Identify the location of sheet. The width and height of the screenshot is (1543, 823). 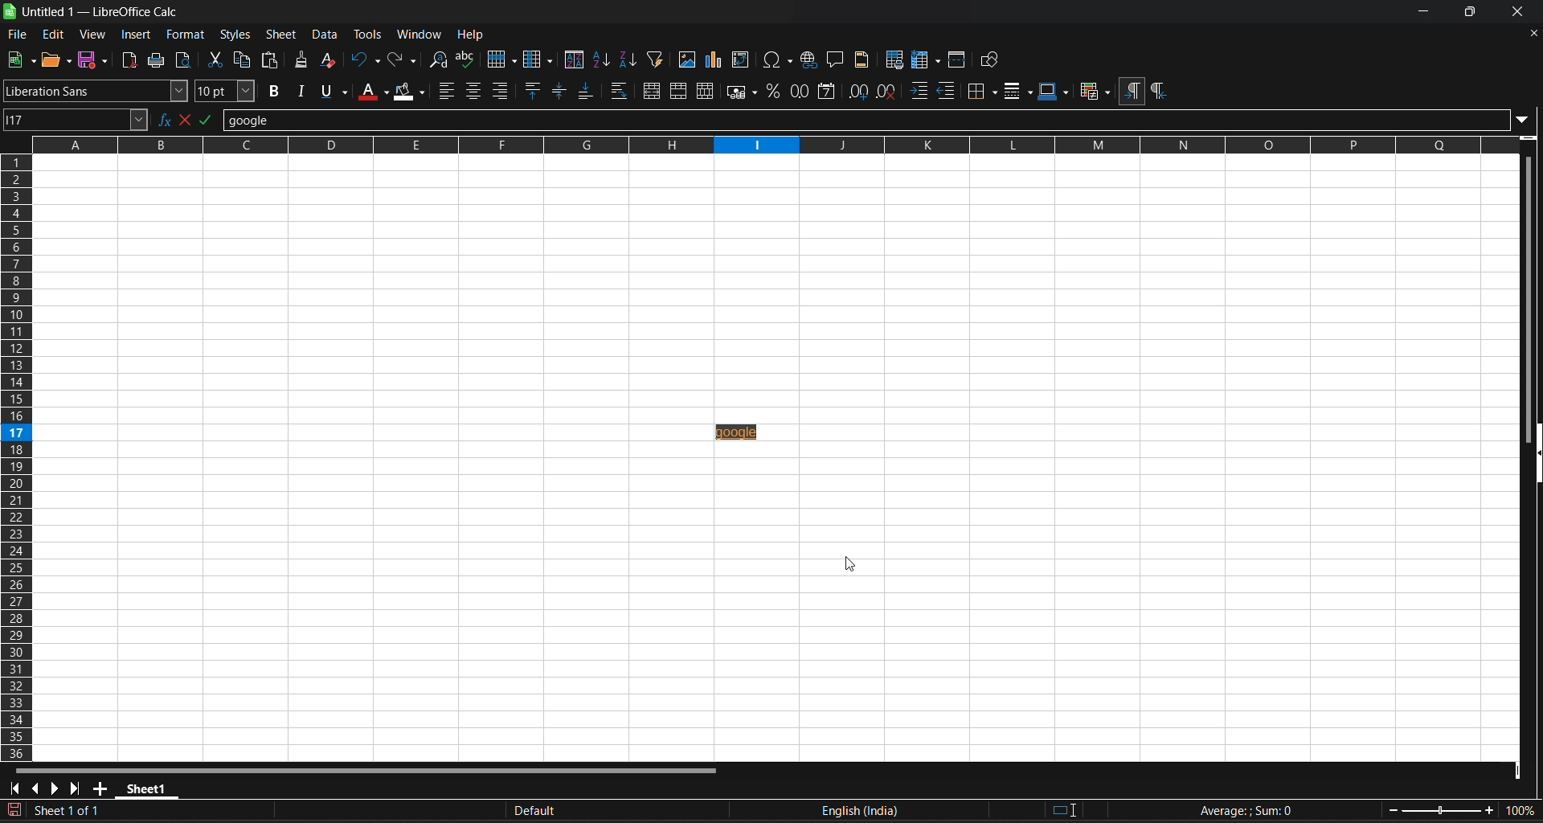
(281, 35).